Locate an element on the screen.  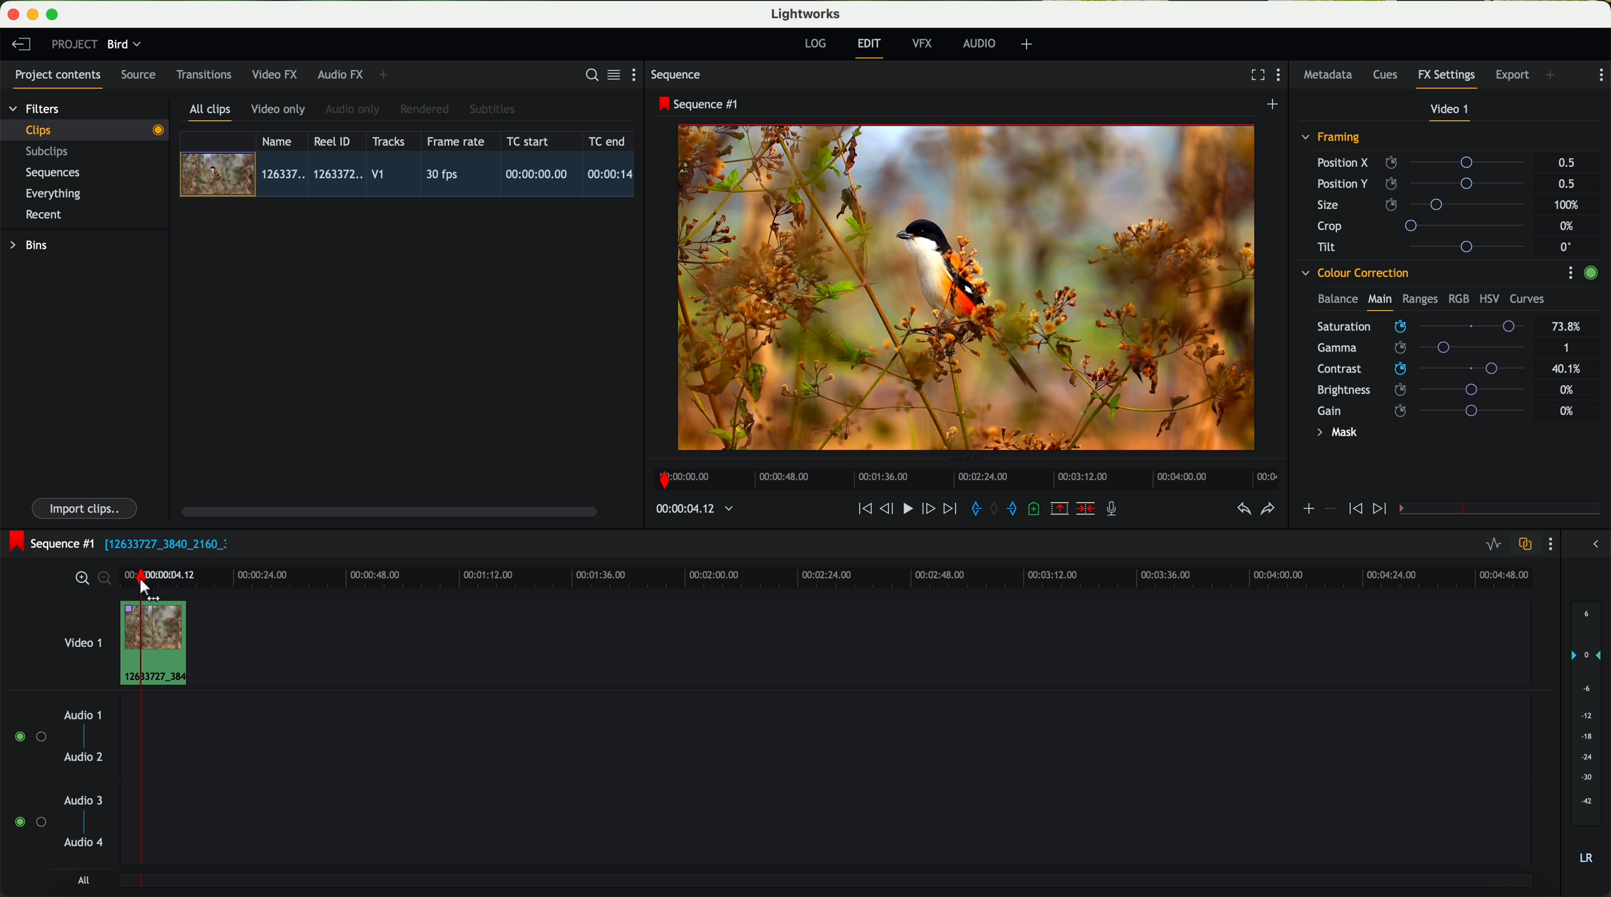
video 1 is located at coordinates (81, 640).